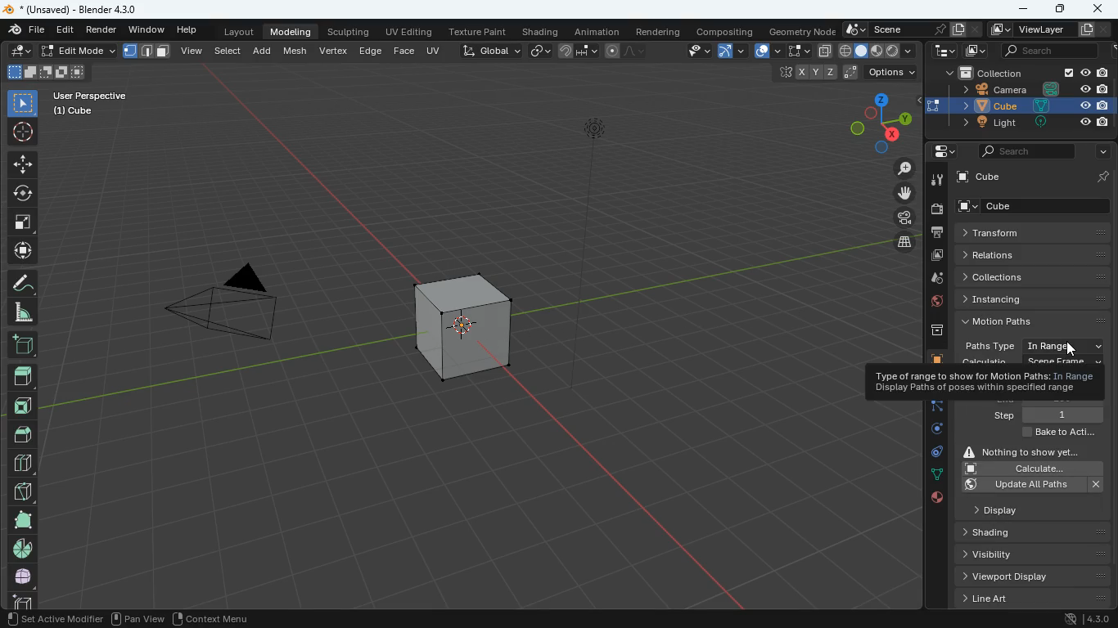 This screenshot has height=628, width=1118. Describe the element at coordinates (935, 410) in the screenshot. I see `edge` at that location.